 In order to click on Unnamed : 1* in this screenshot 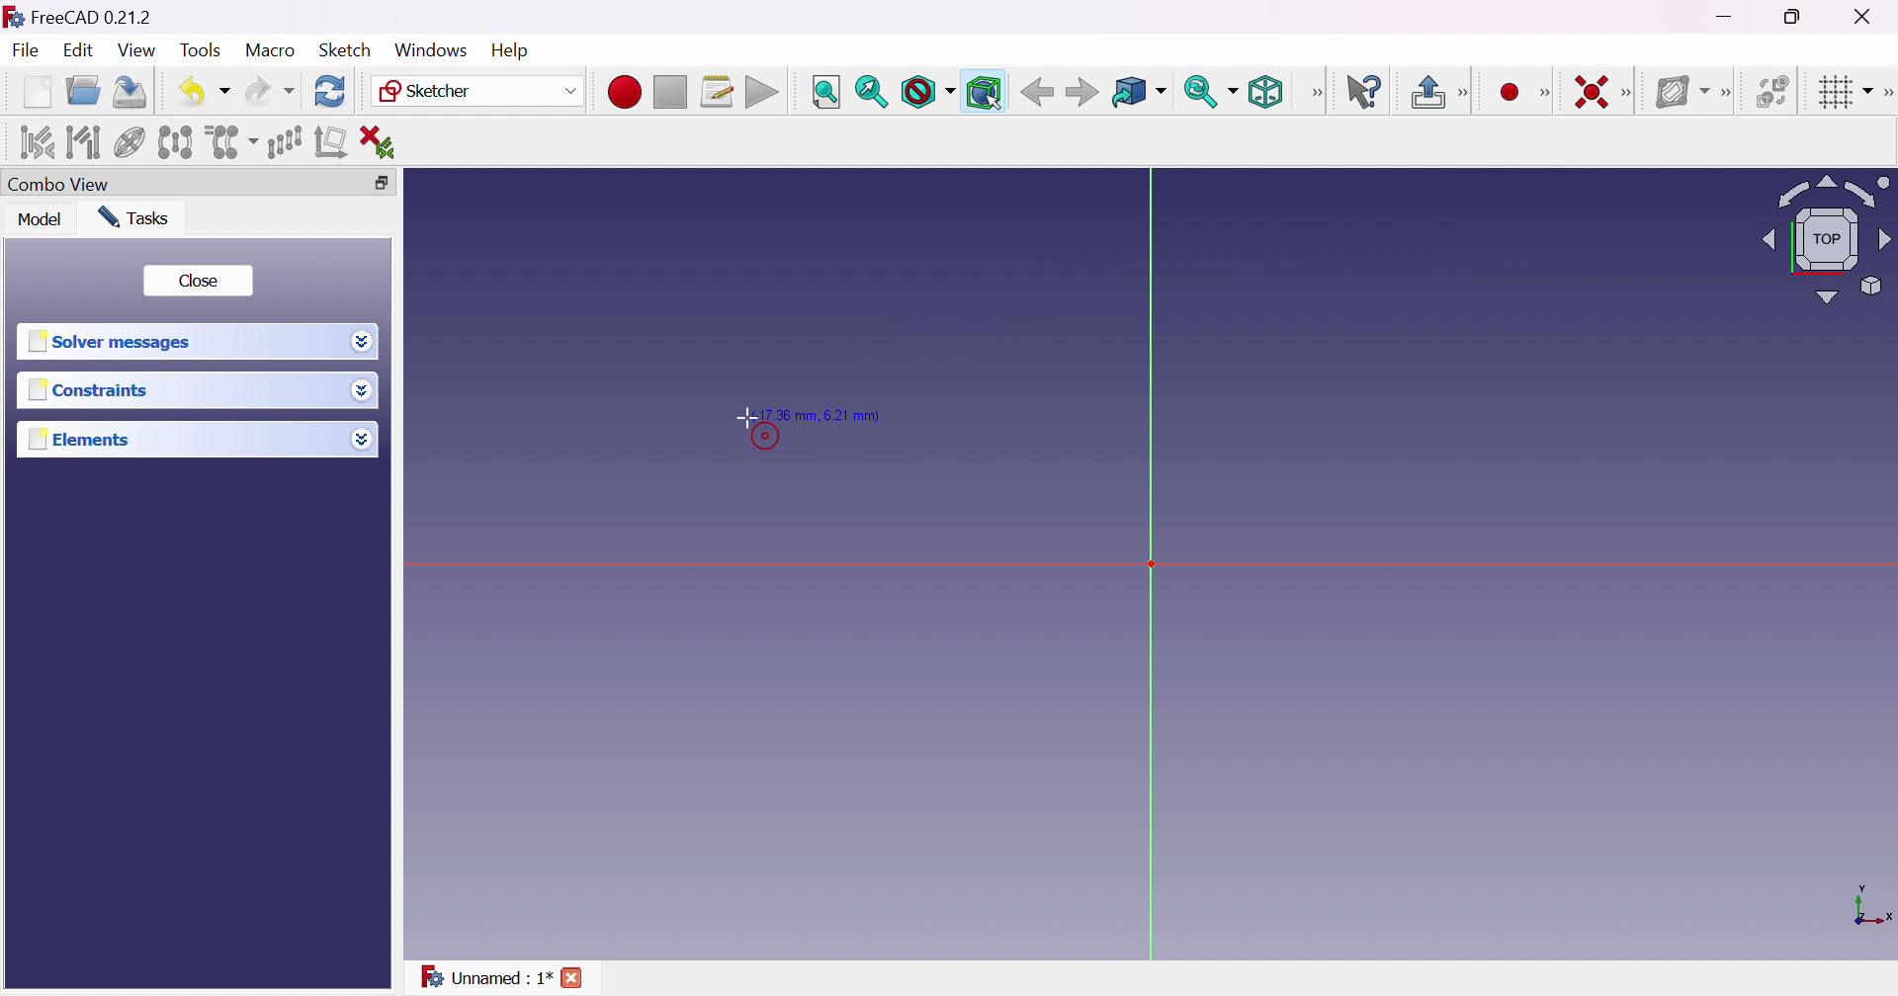, I will do `click(484, 975)`.